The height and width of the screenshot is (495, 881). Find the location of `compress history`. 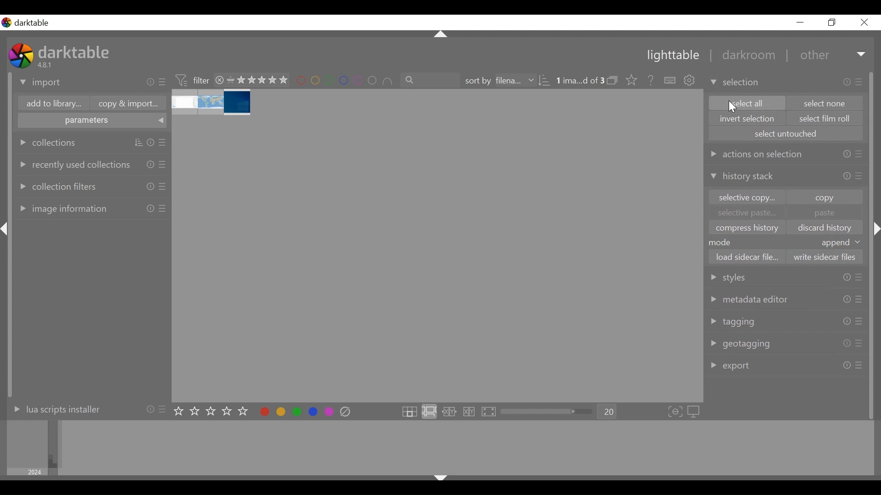

compress history is located at coordinates (748, 228).